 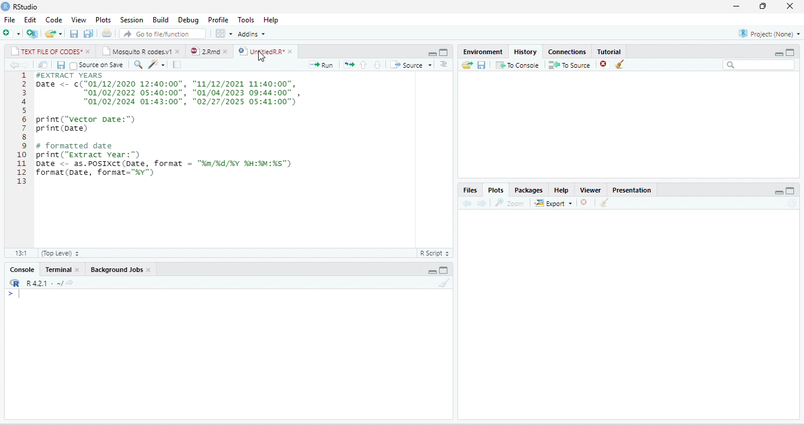 What do you see at coordinates (529, 190) in the screenshot?
I see `Packages` at bounding box center [529, 190].